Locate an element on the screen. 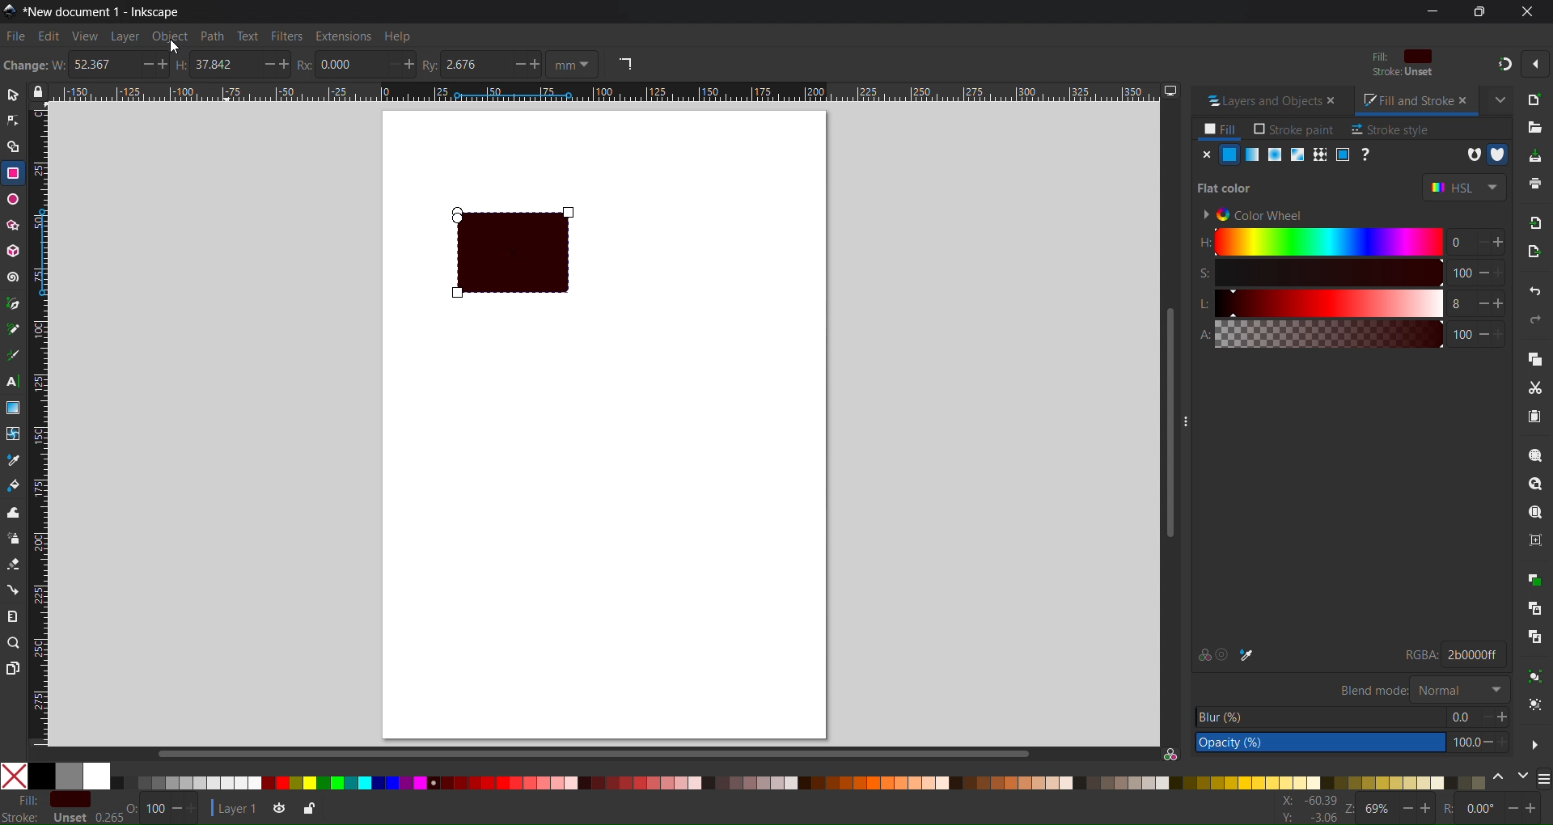 The image size is (1553, 825). increase blur is located at coordinates (1503, 716).